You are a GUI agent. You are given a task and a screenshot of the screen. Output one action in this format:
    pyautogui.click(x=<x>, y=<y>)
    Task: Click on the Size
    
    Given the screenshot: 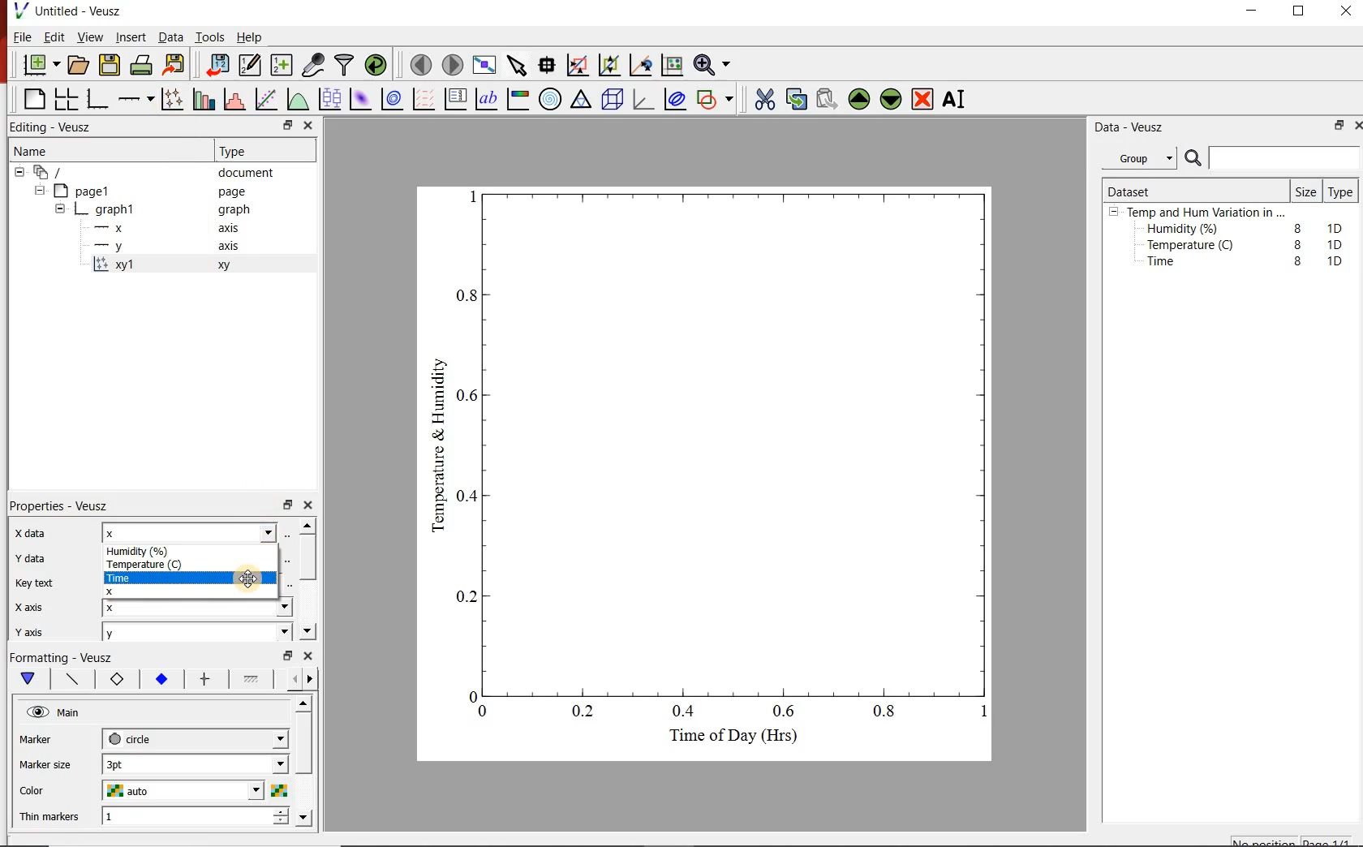 What is the action you would take?
    pyautogui.click(x=1305, y=191)
    